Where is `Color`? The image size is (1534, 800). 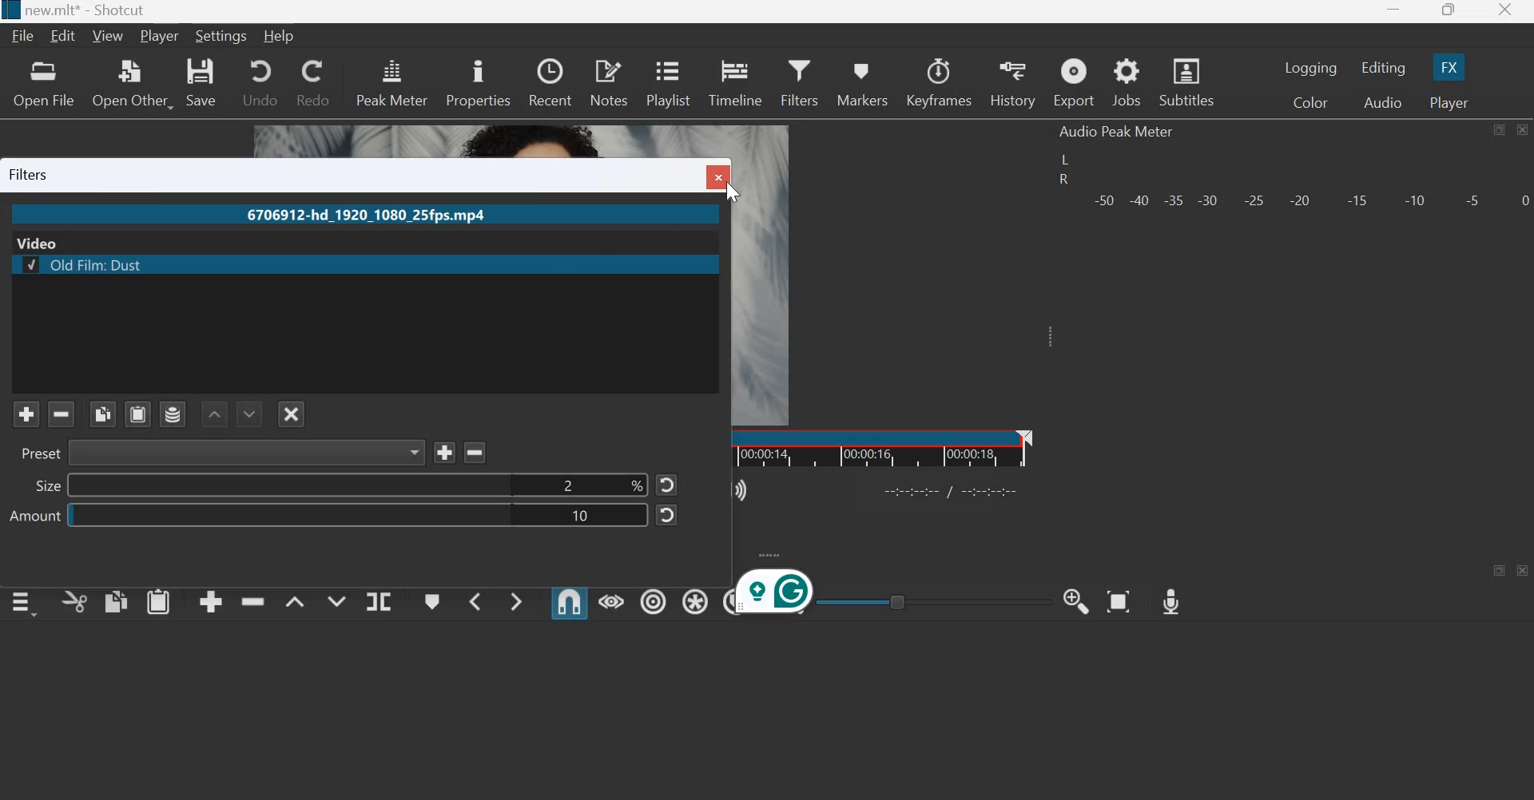
Color is located at coordinates (1313, 104).